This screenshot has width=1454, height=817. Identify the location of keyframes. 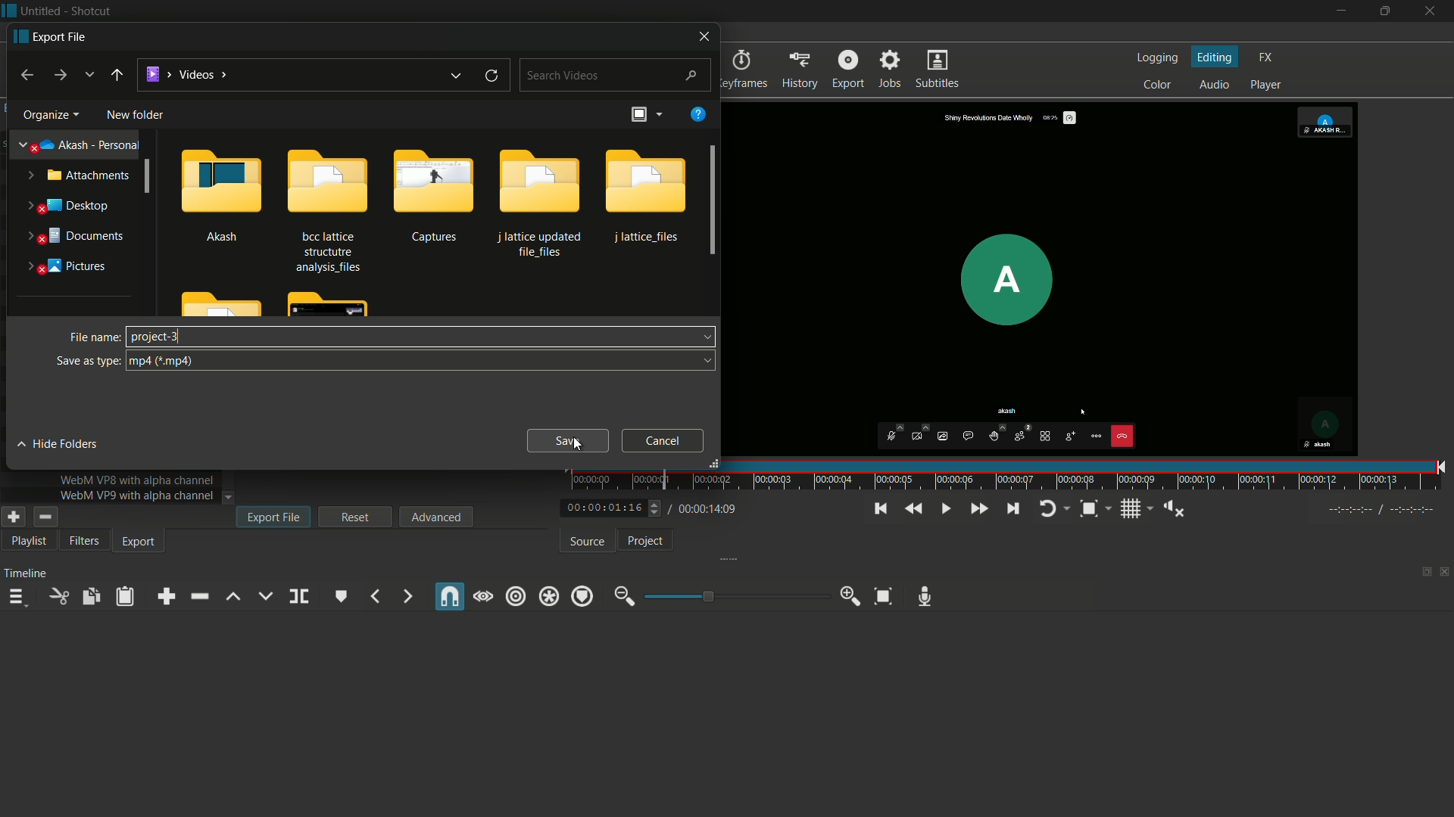
(742, 70).